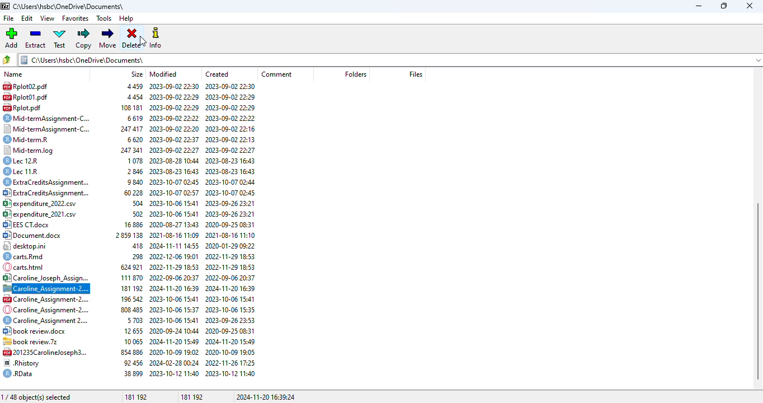  I want to click on 2023-09-02 22:29, so click(173, 107).